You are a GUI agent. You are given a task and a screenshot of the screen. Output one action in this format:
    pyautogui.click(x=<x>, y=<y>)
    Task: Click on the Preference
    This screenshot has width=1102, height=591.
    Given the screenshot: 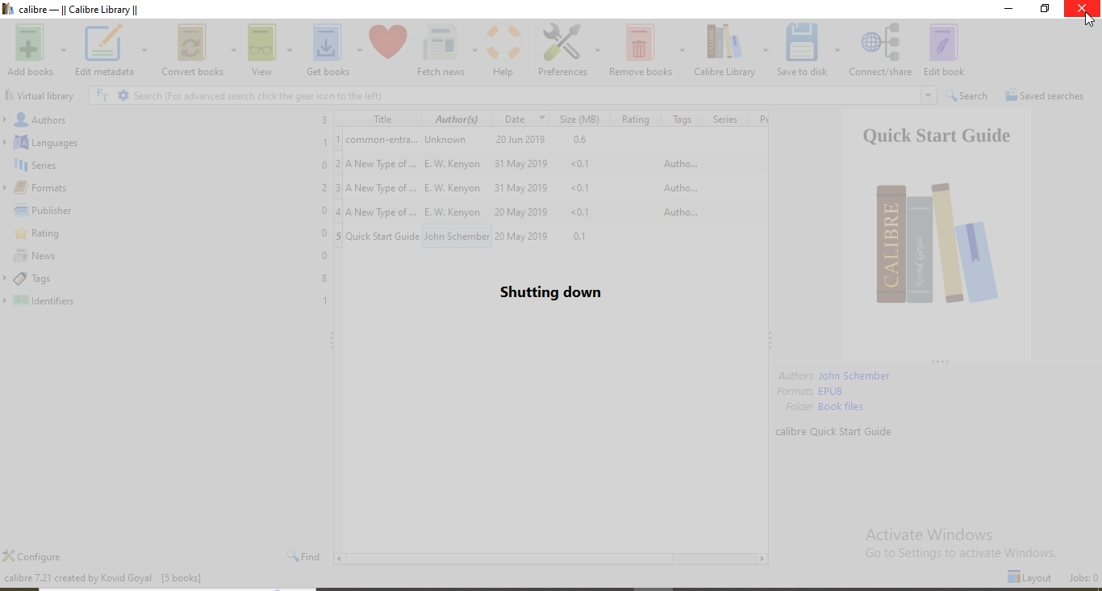 What is the action you would take?
    pyautogui.click(x=569, y=51)
    